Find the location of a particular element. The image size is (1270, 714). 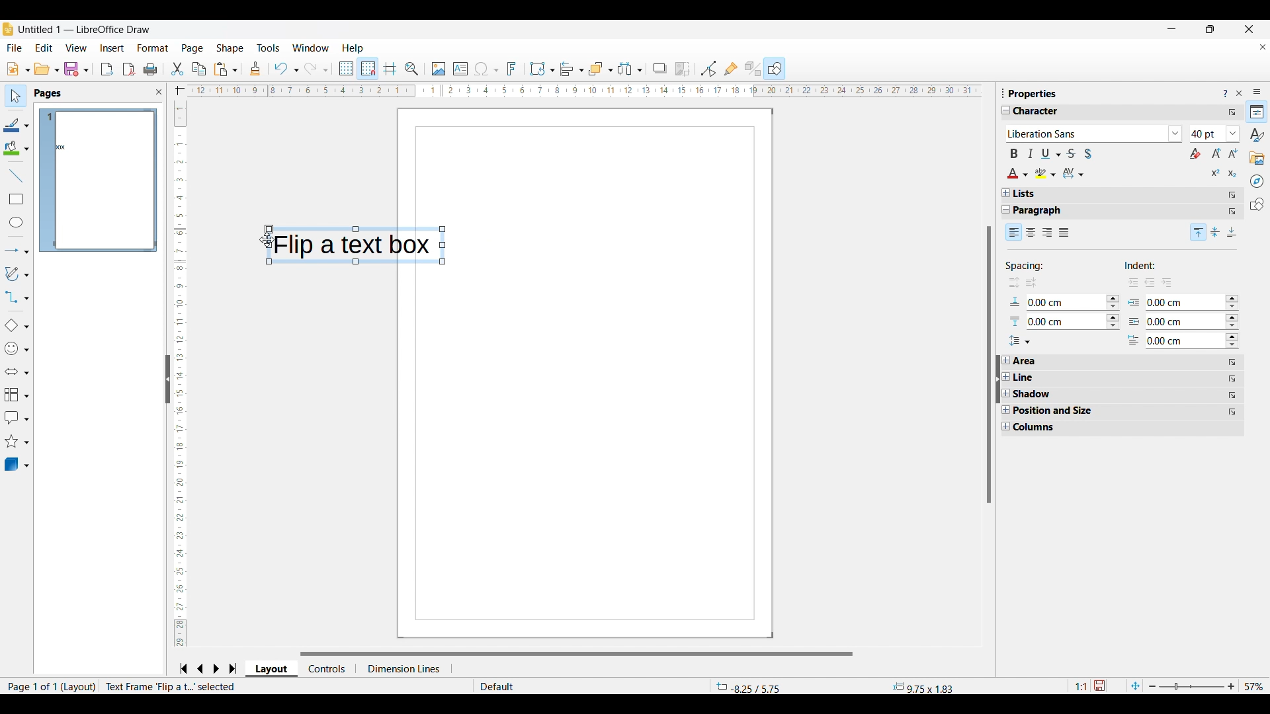

Indicates input for respective spacing options is located at coordinates (1015, 313).